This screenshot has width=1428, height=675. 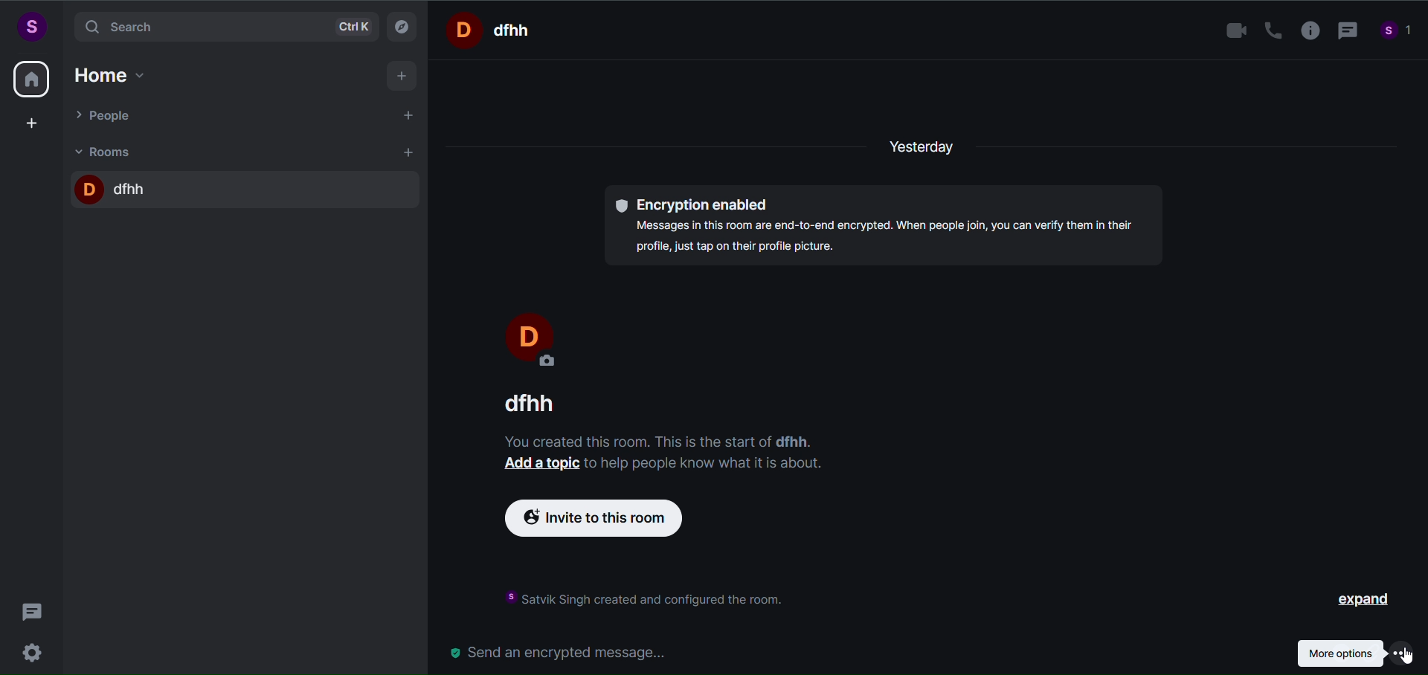 I want to click on display name, so click(x=538, y=336).